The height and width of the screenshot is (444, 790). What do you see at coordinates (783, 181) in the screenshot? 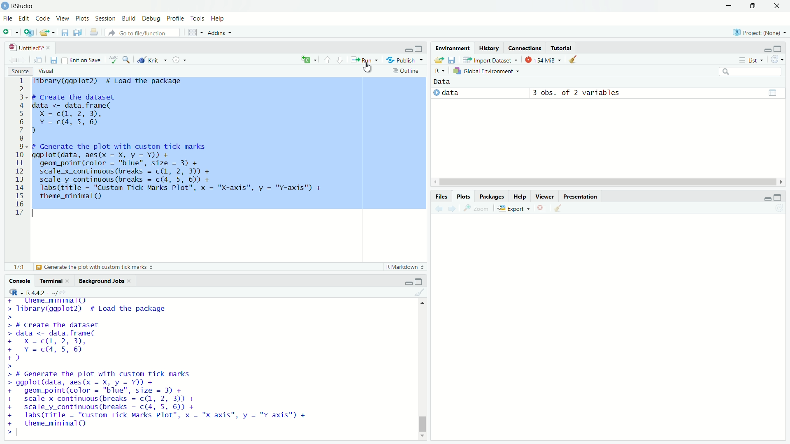
I see `move right` at bounding box center [783, 181].